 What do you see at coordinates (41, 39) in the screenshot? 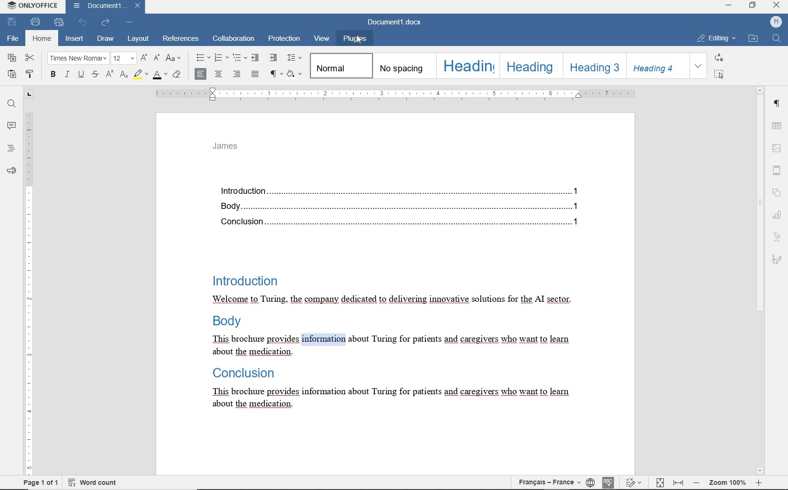
I see `HOME` at bounding box center [41, 39].